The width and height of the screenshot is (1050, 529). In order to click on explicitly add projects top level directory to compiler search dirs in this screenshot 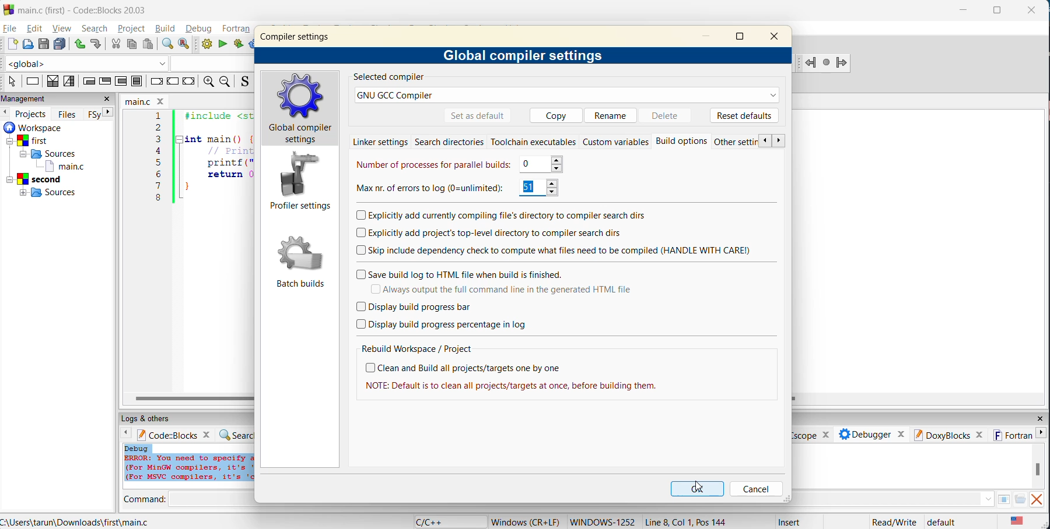, I will do `click(508, 235)`.